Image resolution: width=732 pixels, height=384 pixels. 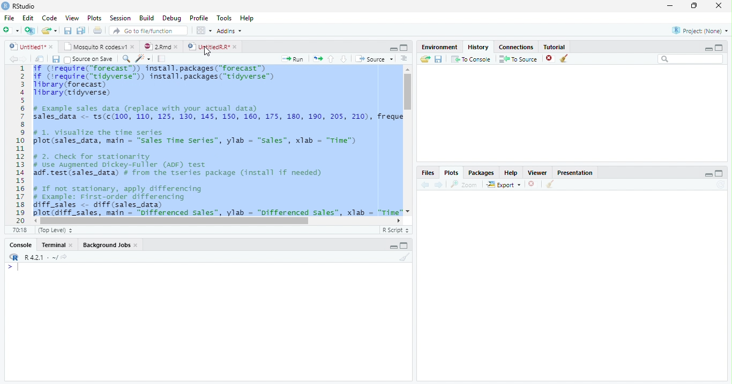 I want to click on 1:1, so click(x=21, y=230).